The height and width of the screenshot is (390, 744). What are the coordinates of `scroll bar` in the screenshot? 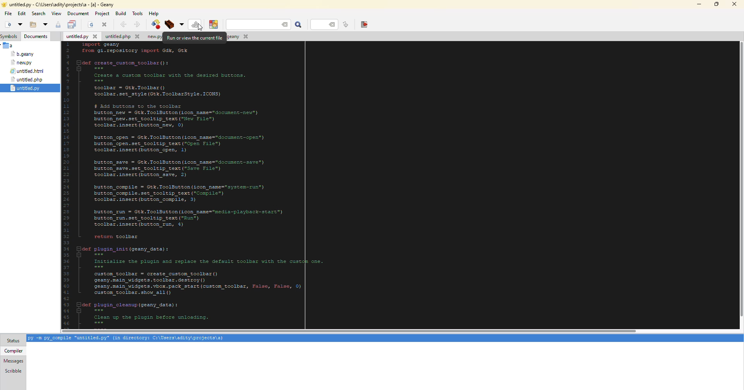 It's located at (346, 331).